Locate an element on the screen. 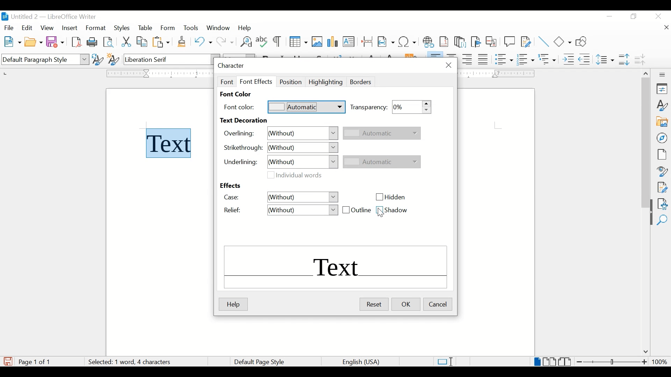 This screenshot has width=671, height=377. zoom level is located at coordinates (659, 362).